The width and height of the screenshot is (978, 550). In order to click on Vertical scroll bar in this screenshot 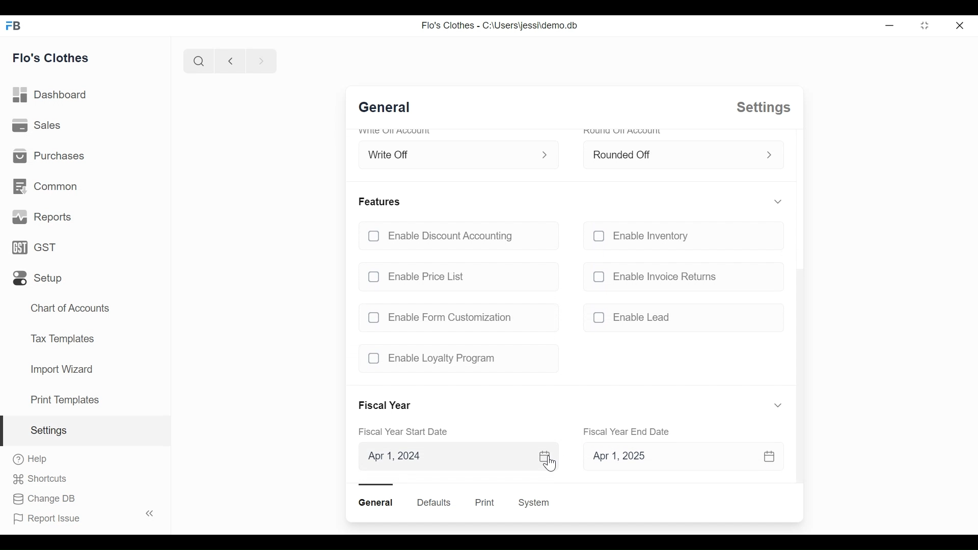, I will do `click(799, 375)`.